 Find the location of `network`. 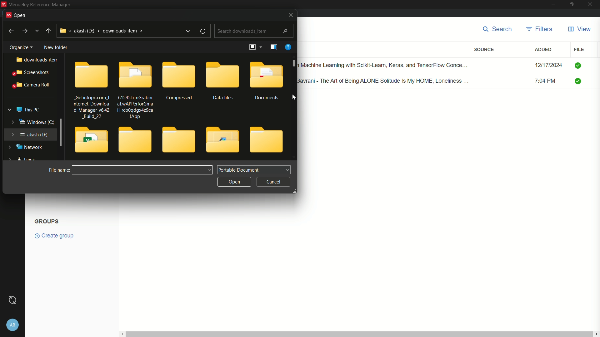

network is located at coordinates (27, 147).